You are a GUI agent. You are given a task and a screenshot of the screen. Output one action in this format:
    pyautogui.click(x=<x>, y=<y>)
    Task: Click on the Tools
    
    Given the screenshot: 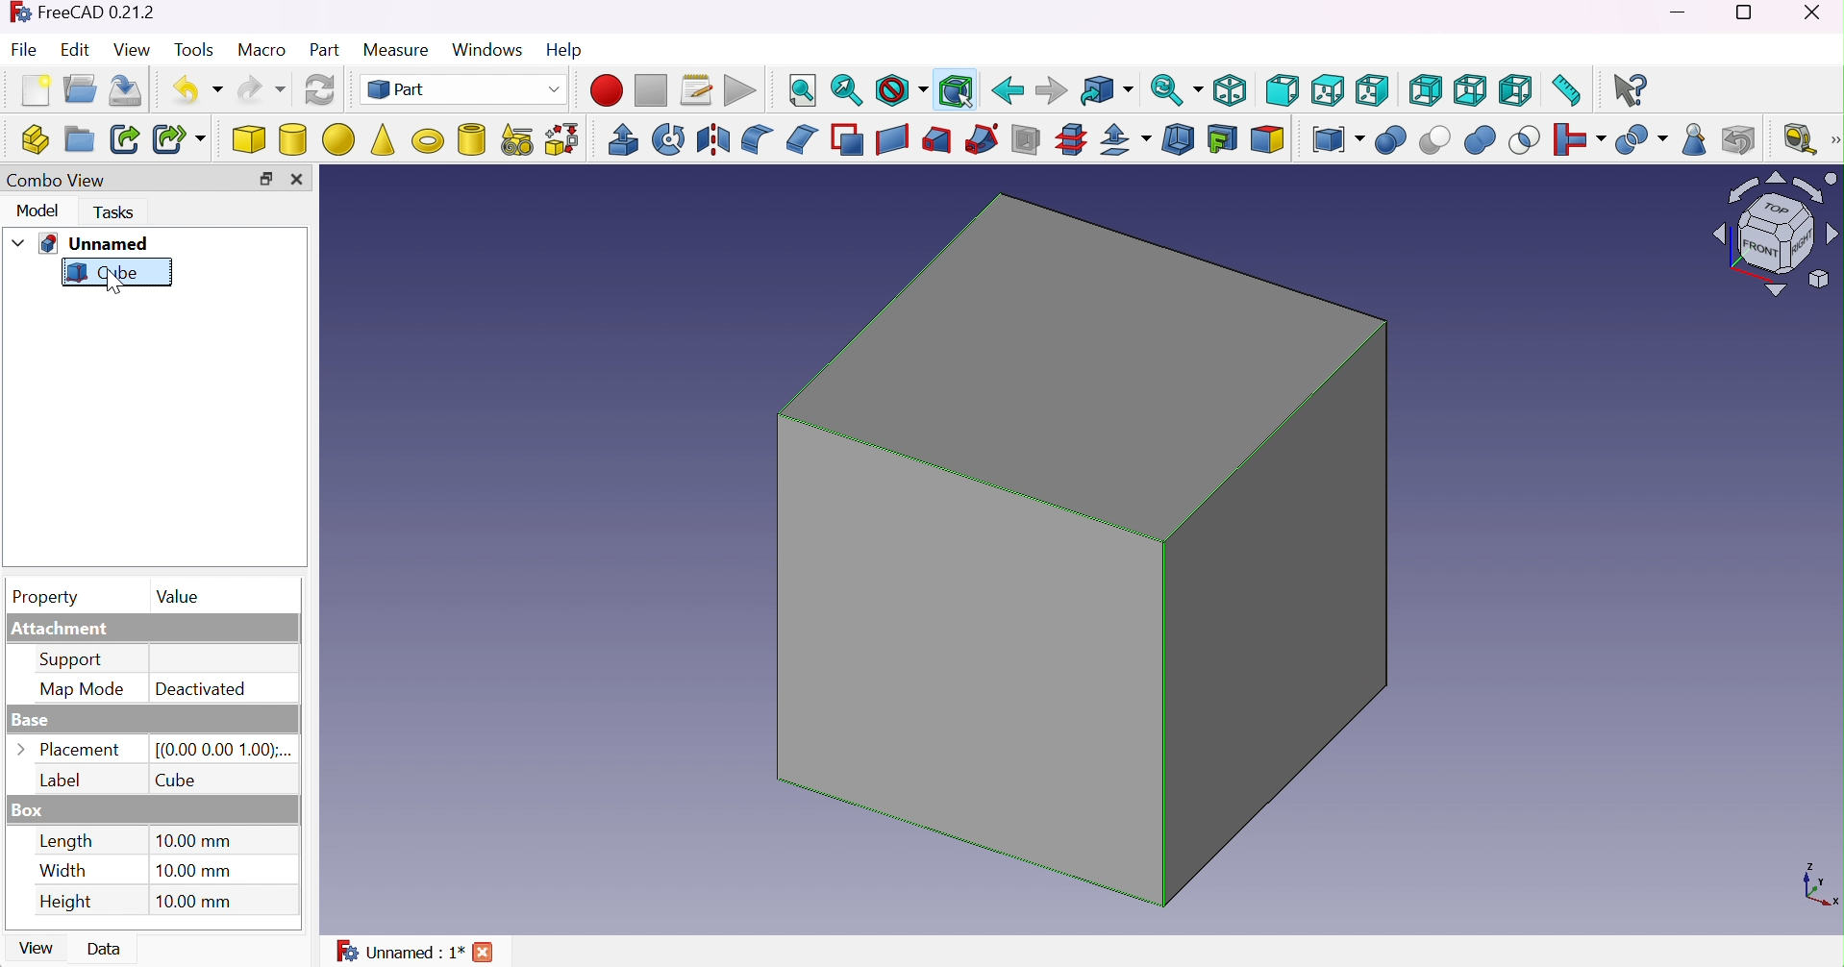 What is the action you would take?
    pyautogui.click(x=192, y=46)
    